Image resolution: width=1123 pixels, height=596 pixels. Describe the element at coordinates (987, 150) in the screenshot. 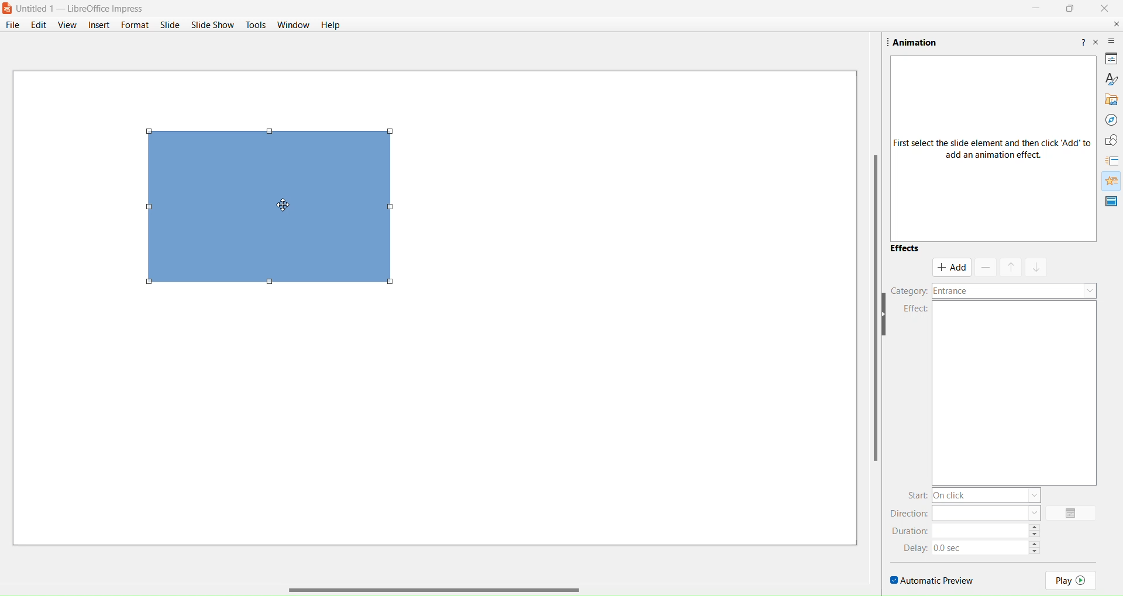

I see `First select the slide element and then click ‘Add" to
add an animation effect.` at that location.